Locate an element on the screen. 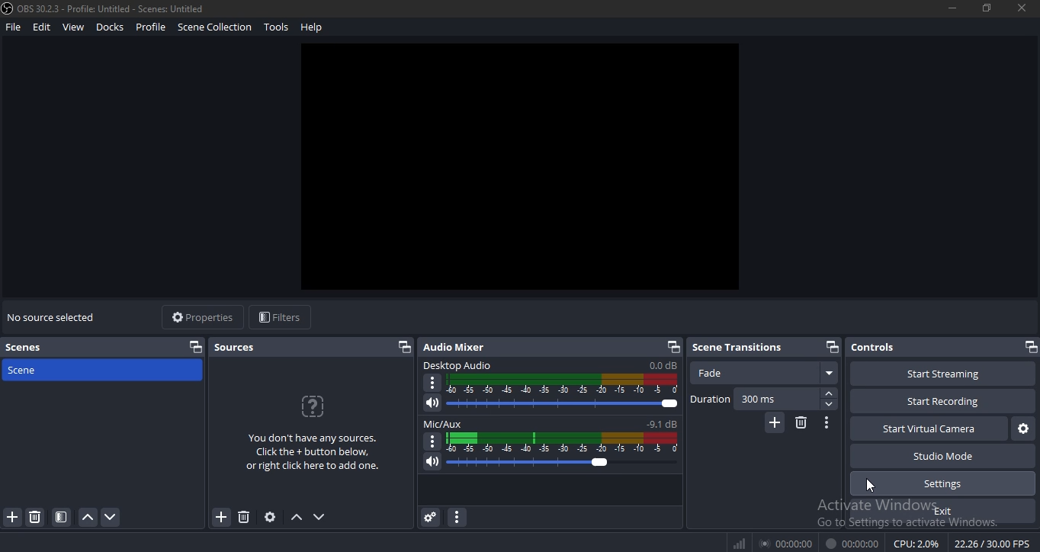 Image resolution: width=1040 pixels, height=552 pixels. fade is located at coordinates (766, 373).